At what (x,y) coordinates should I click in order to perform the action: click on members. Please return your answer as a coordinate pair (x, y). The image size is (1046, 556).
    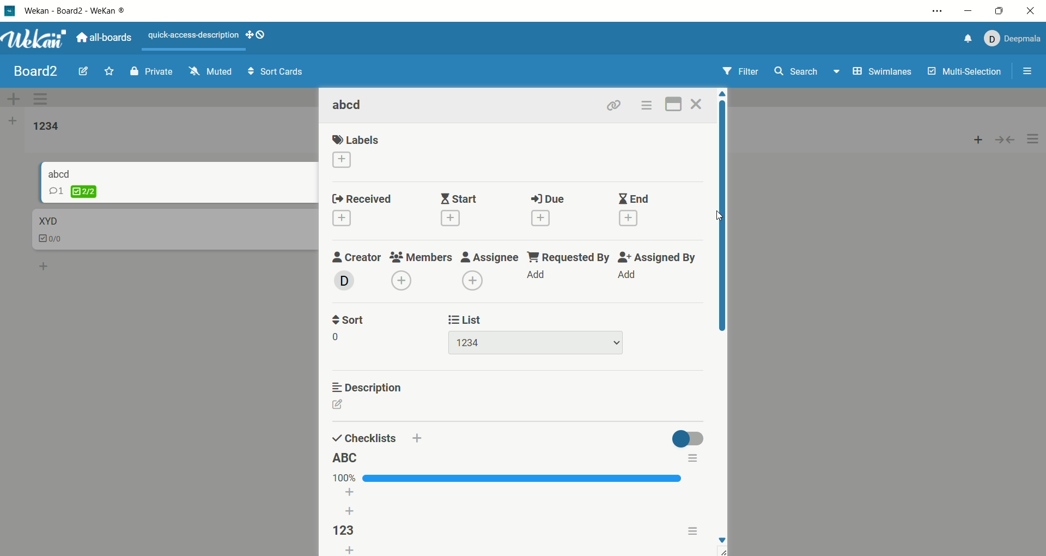
    Looking at the image, I should click on (422, 257).